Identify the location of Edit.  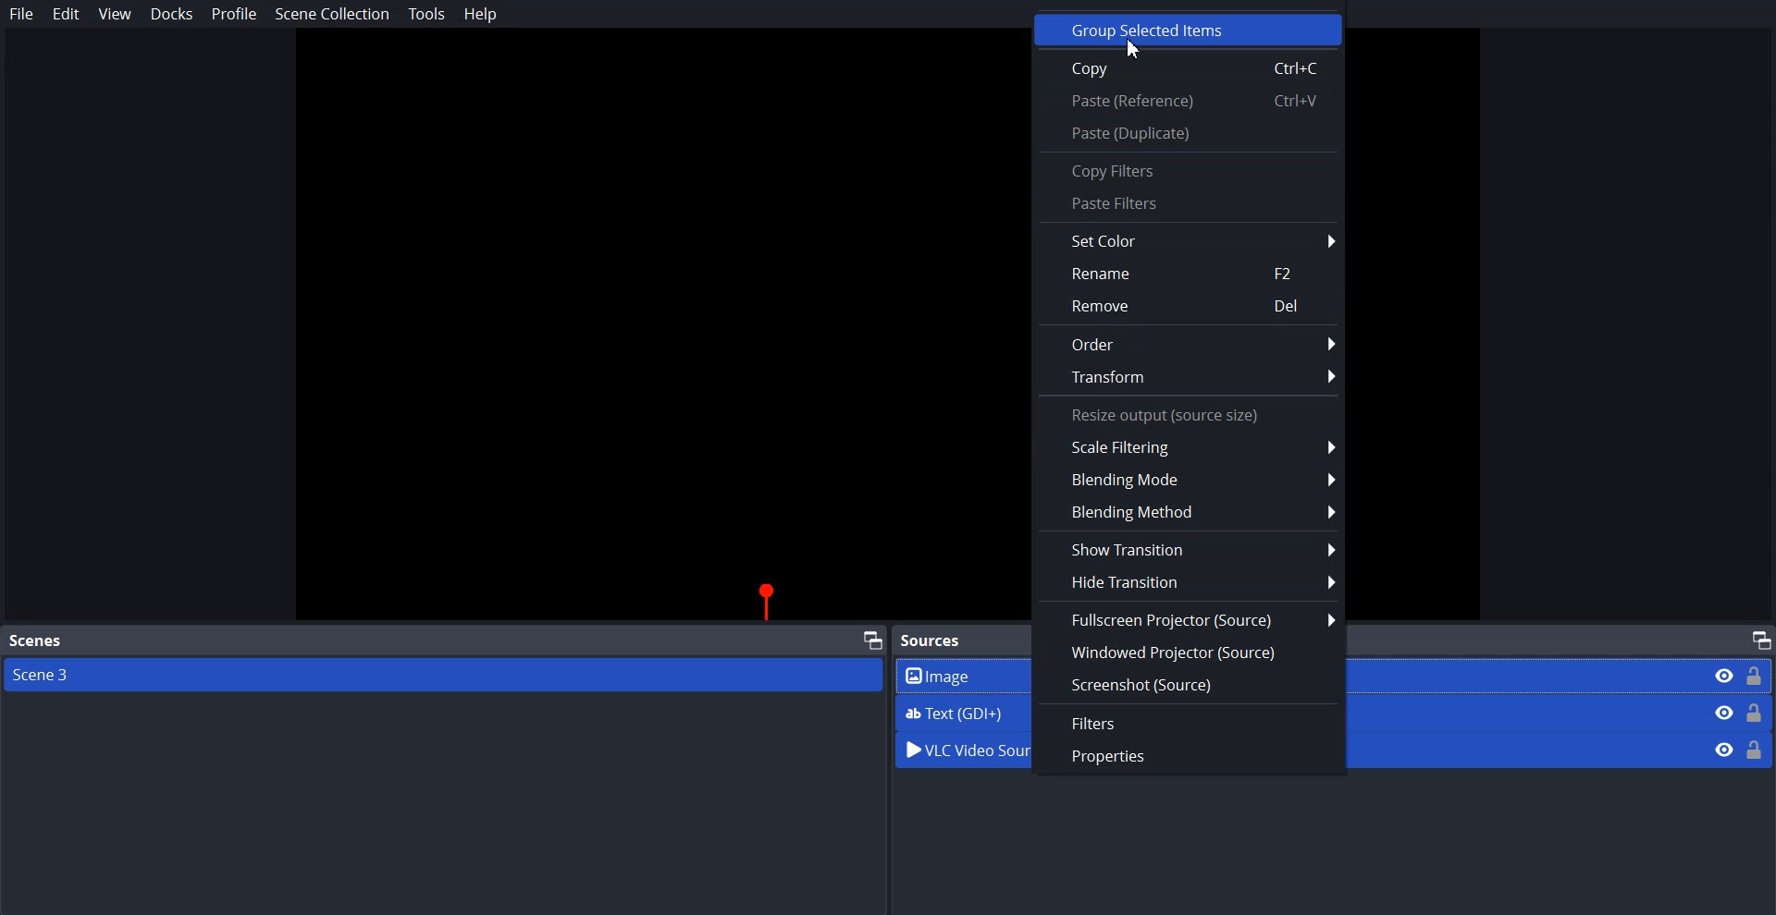
(67, 14).